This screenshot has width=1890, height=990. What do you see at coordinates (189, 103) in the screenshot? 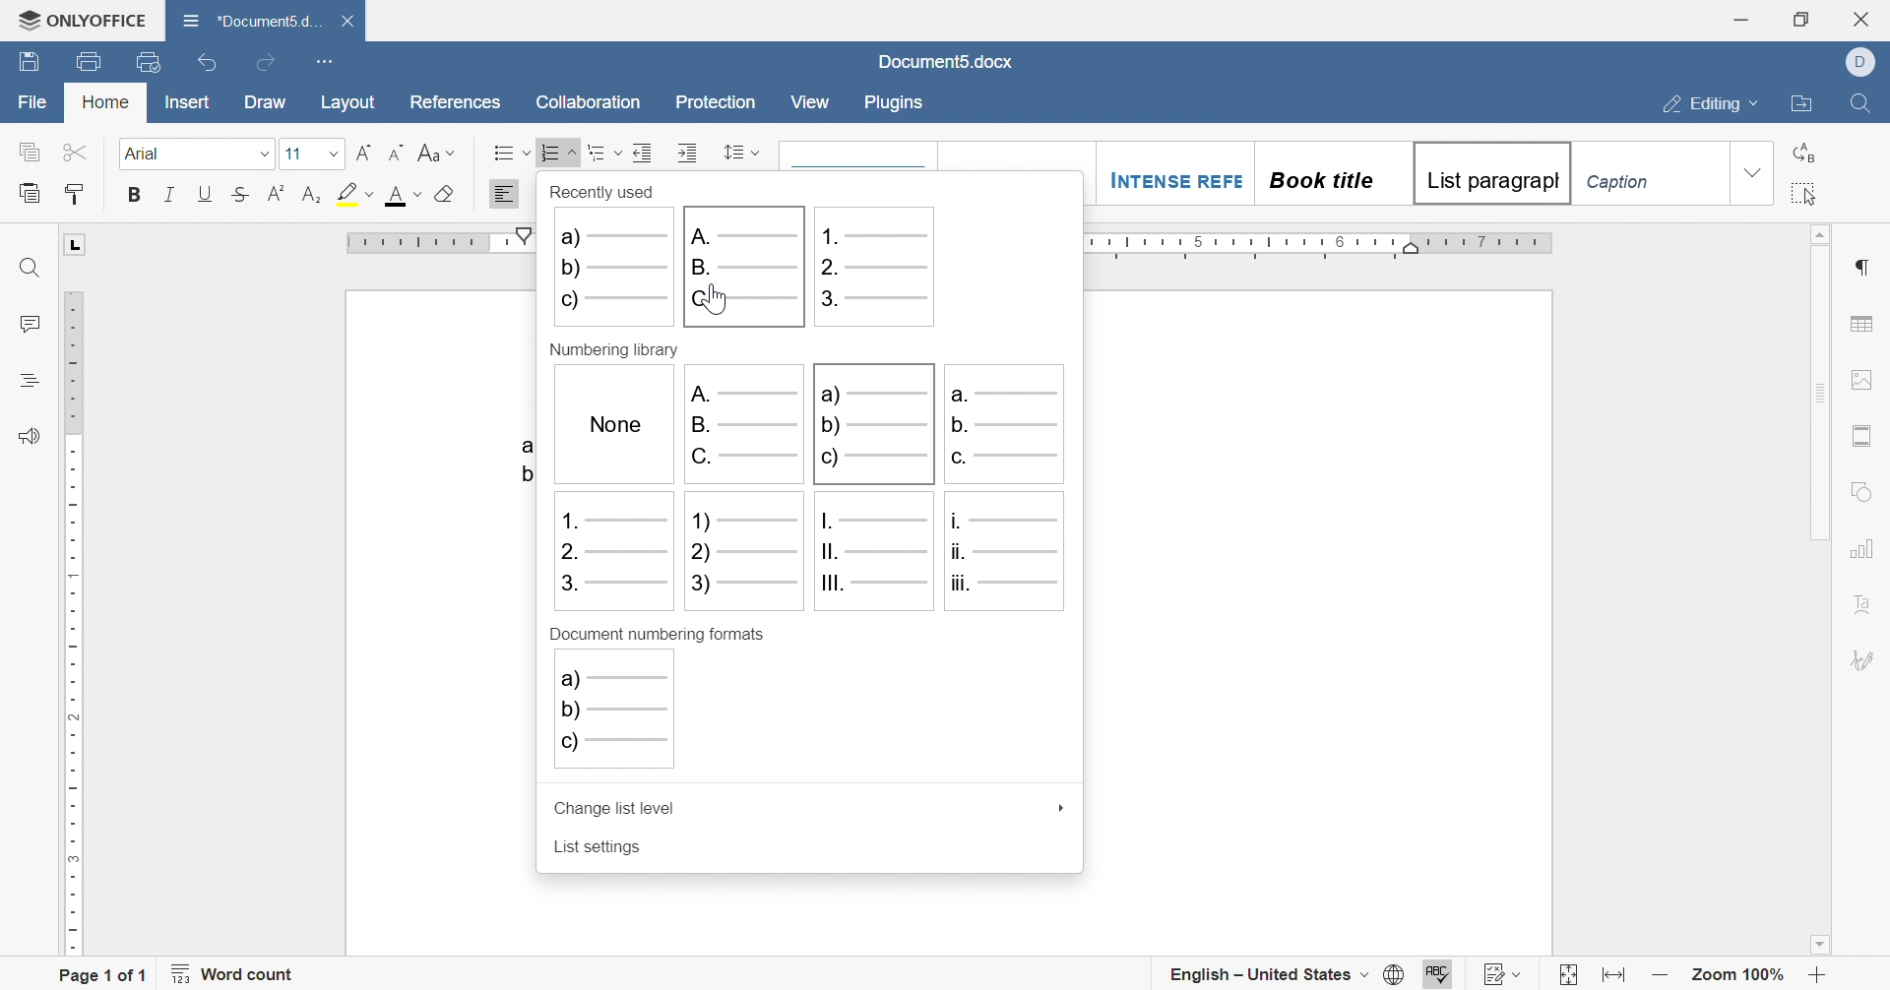
I see `insert` at bounding box center [189, 103].